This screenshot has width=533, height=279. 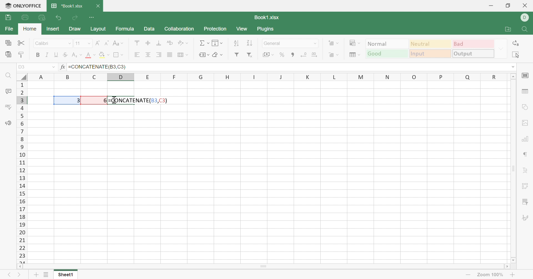 I want to click on Zoom in, so click(x=513, y=274).